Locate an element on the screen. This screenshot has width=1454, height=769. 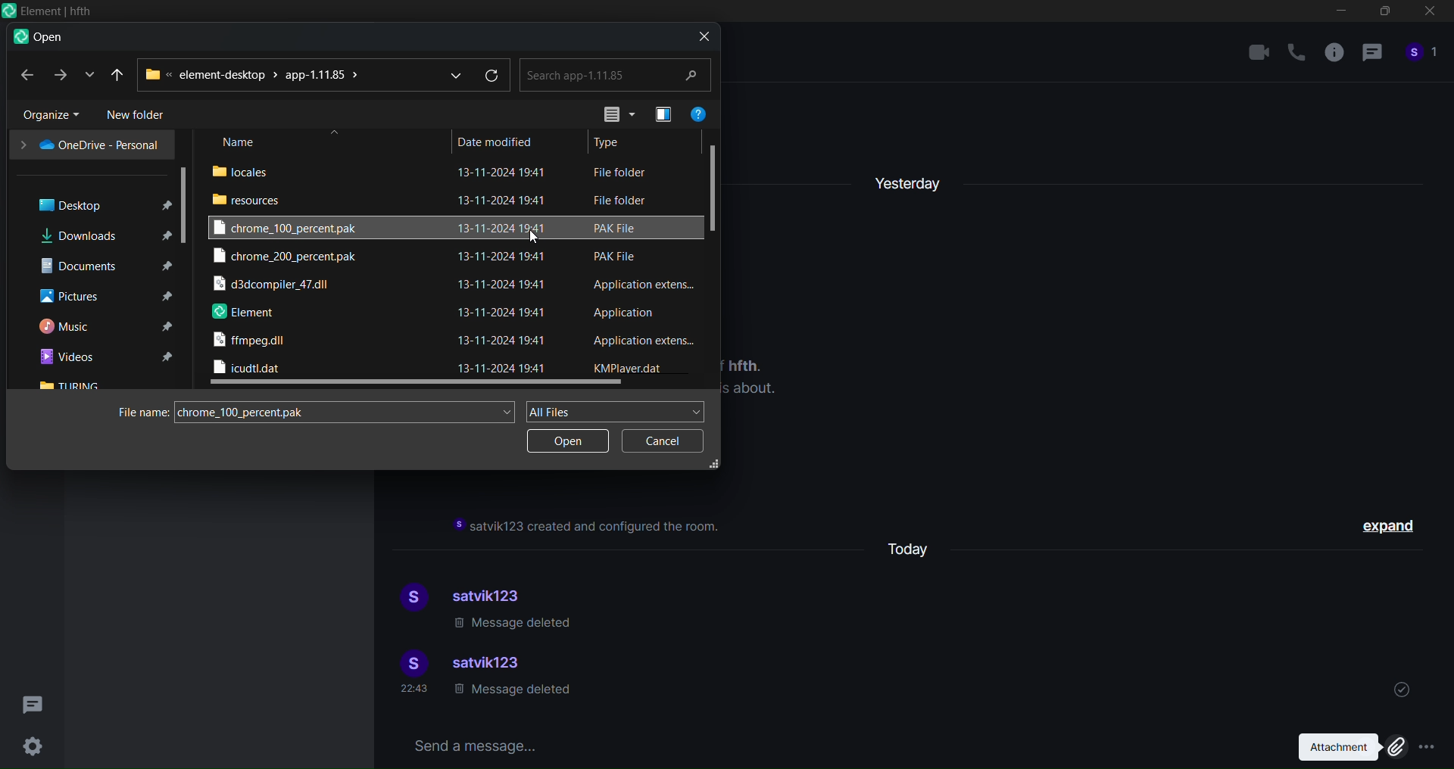
documents is located at coordinates (101, 265).